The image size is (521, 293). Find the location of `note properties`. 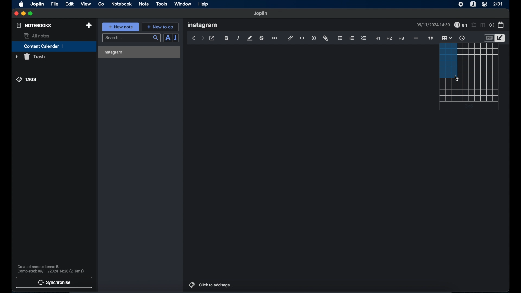

note properties is located at coordinates (492, 25).